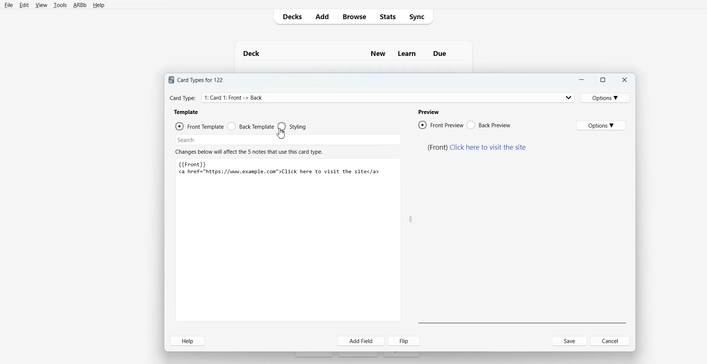 Image resolution: width=707 pixels, height=364 pixels. Describe the element at coordinates (441, 125) in the screenshot. I see `Front Preview` at that location.